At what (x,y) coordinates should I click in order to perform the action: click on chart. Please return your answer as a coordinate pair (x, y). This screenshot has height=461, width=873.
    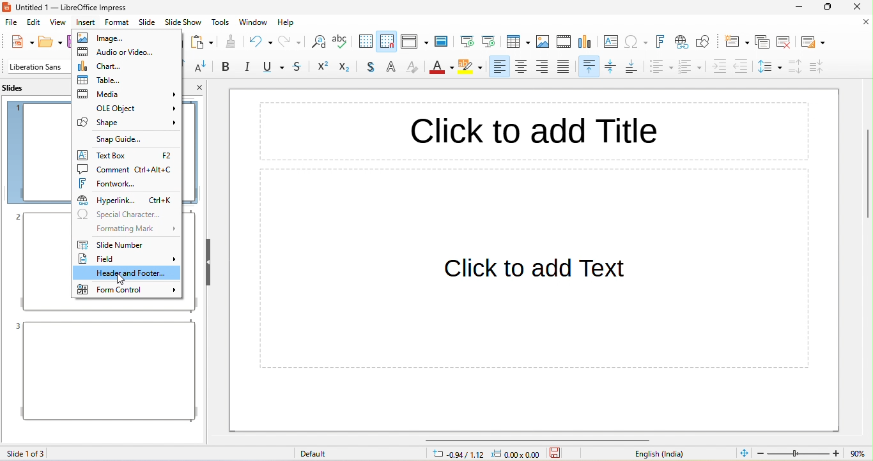
    Looking at the image, I should click on (104, 66).